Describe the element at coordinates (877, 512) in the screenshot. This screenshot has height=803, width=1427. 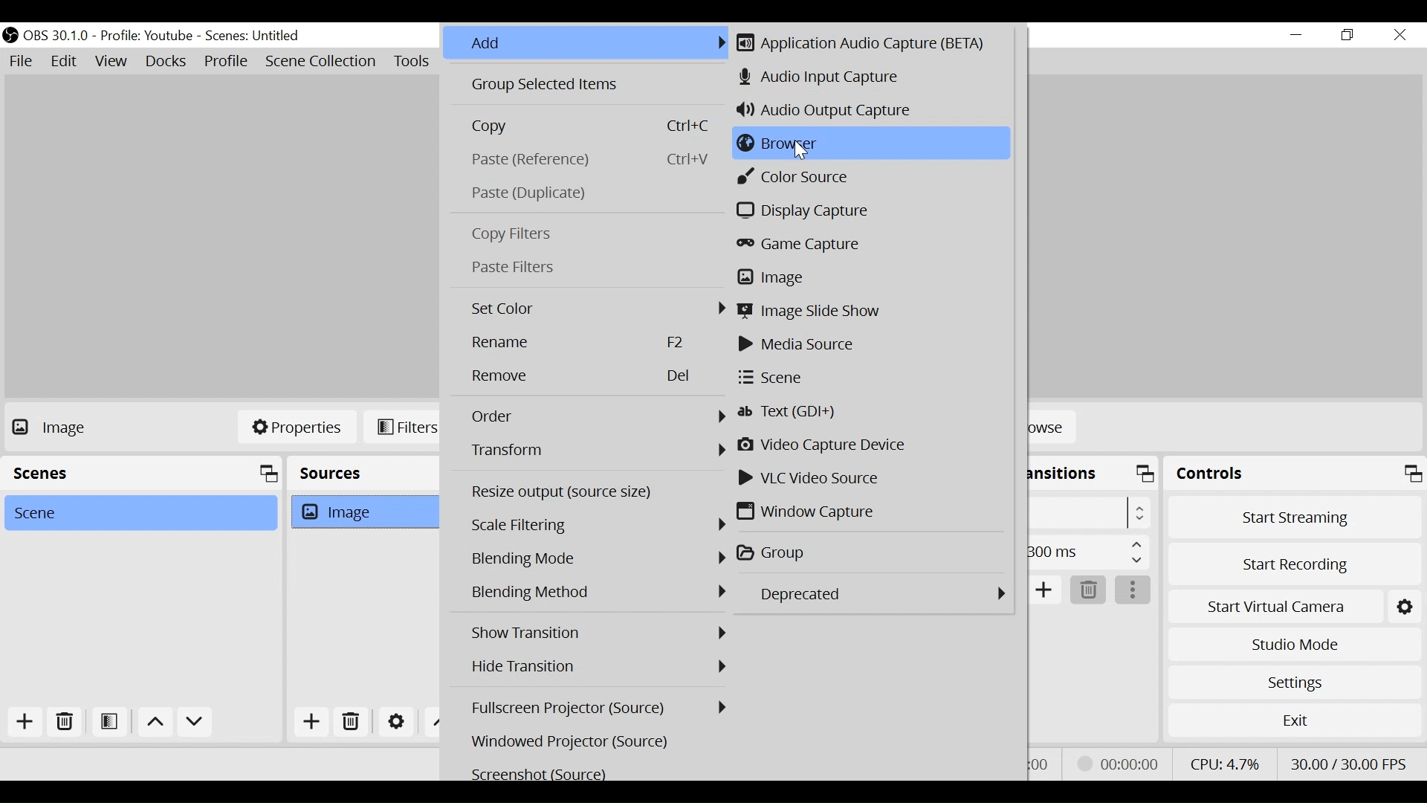
I see `Window Video Capture` at that location.